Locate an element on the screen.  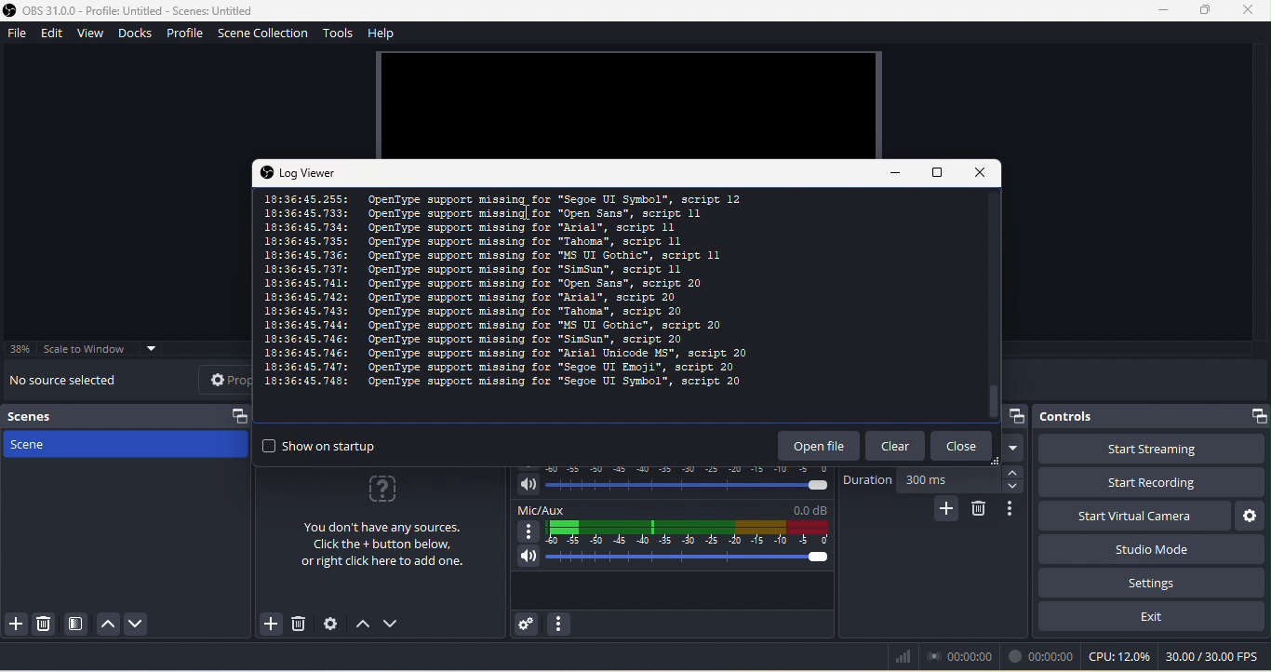
remove is located at coordinates (983, 511).